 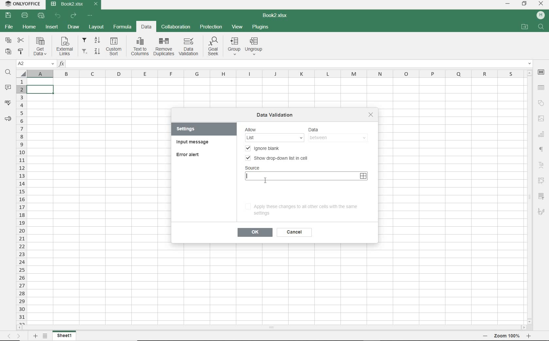 I want to click on CURSOR, so click(x=265, y=180).